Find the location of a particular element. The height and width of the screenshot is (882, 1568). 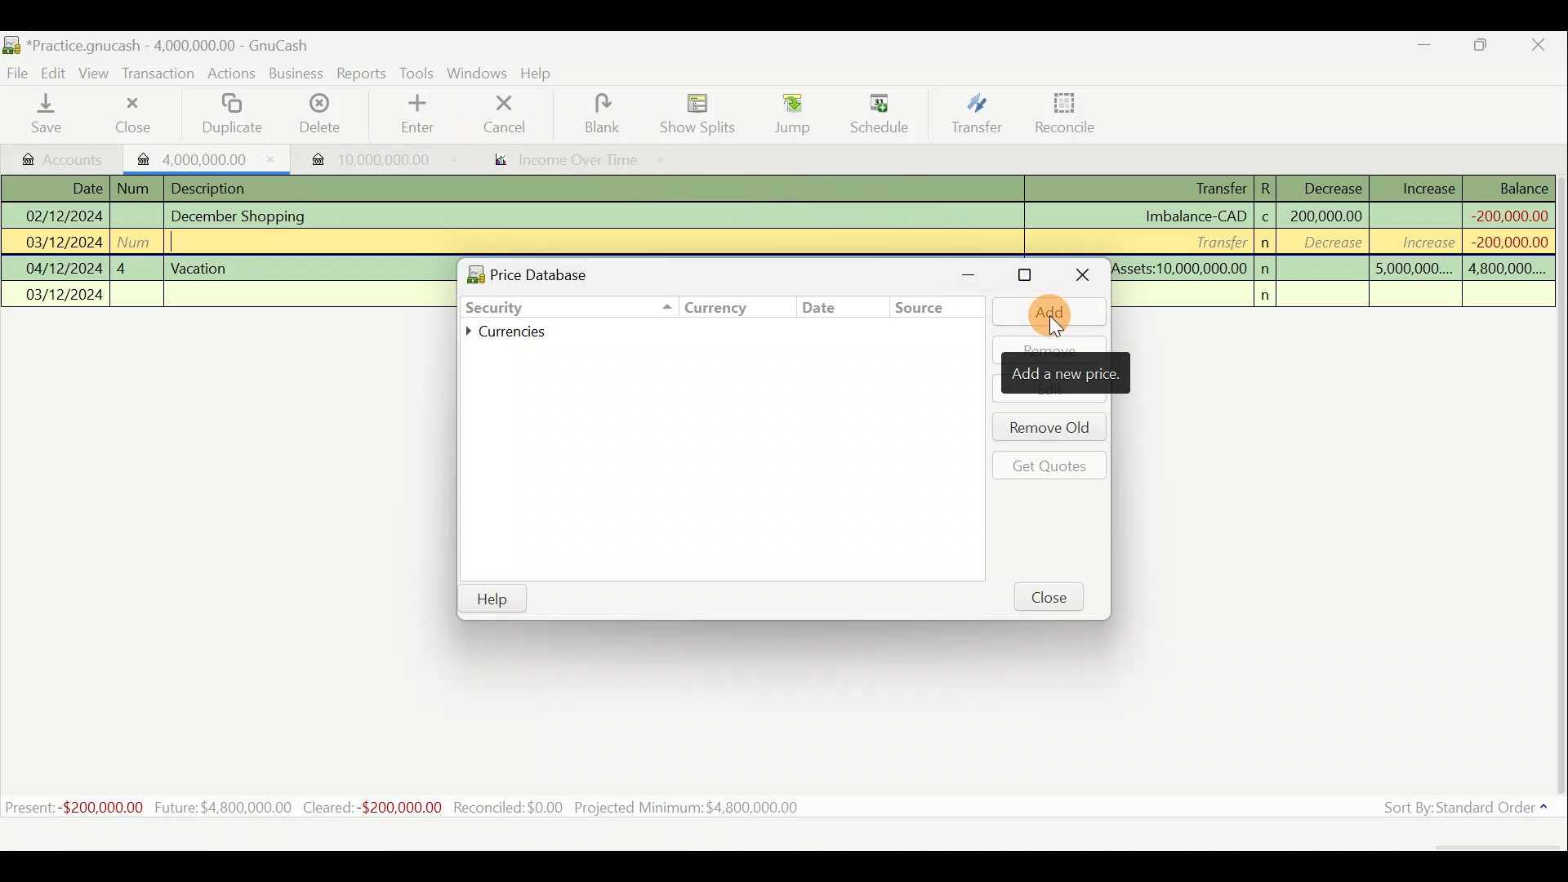

December Shopping is located at coordinates (246, 216).